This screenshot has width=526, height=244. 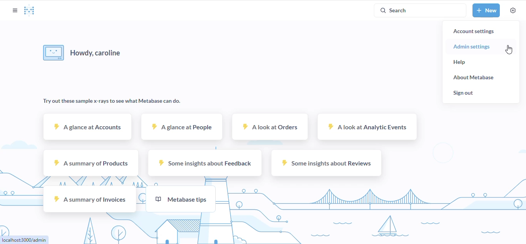 I want to click on sign out, so click(x=463, y=93).